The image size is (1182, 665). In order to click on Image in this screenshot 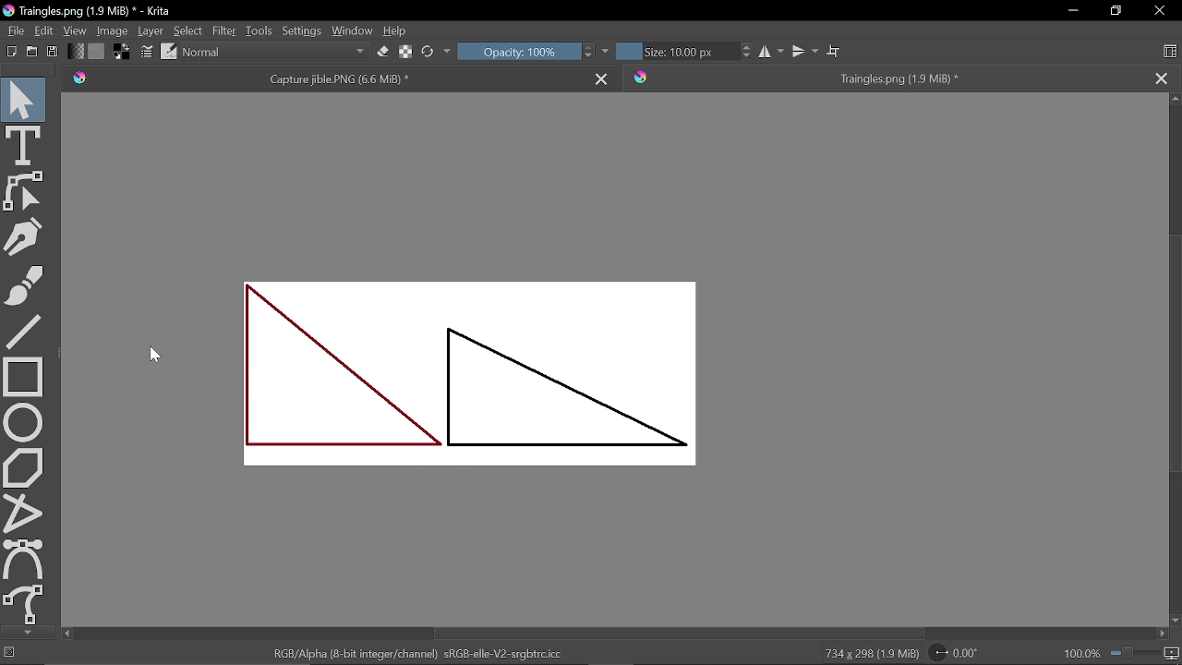, I will do `click(114, 30)`.